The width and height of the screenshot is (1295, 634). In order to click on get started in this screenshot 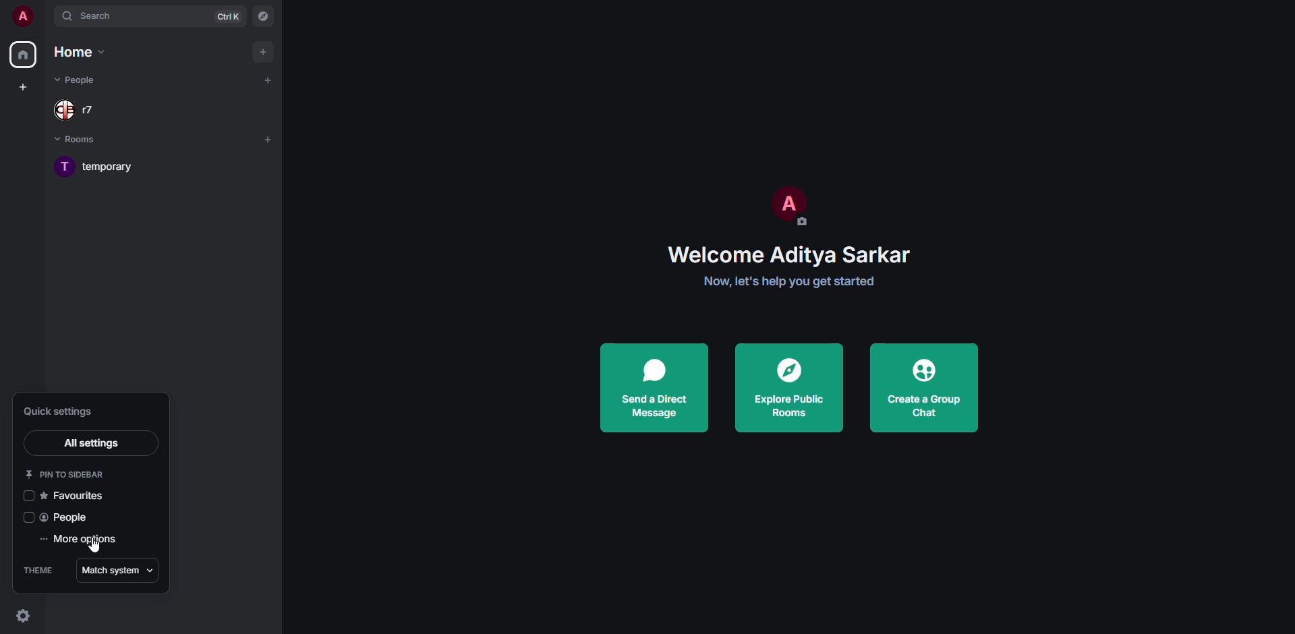, I will do `click(790, 283)`.